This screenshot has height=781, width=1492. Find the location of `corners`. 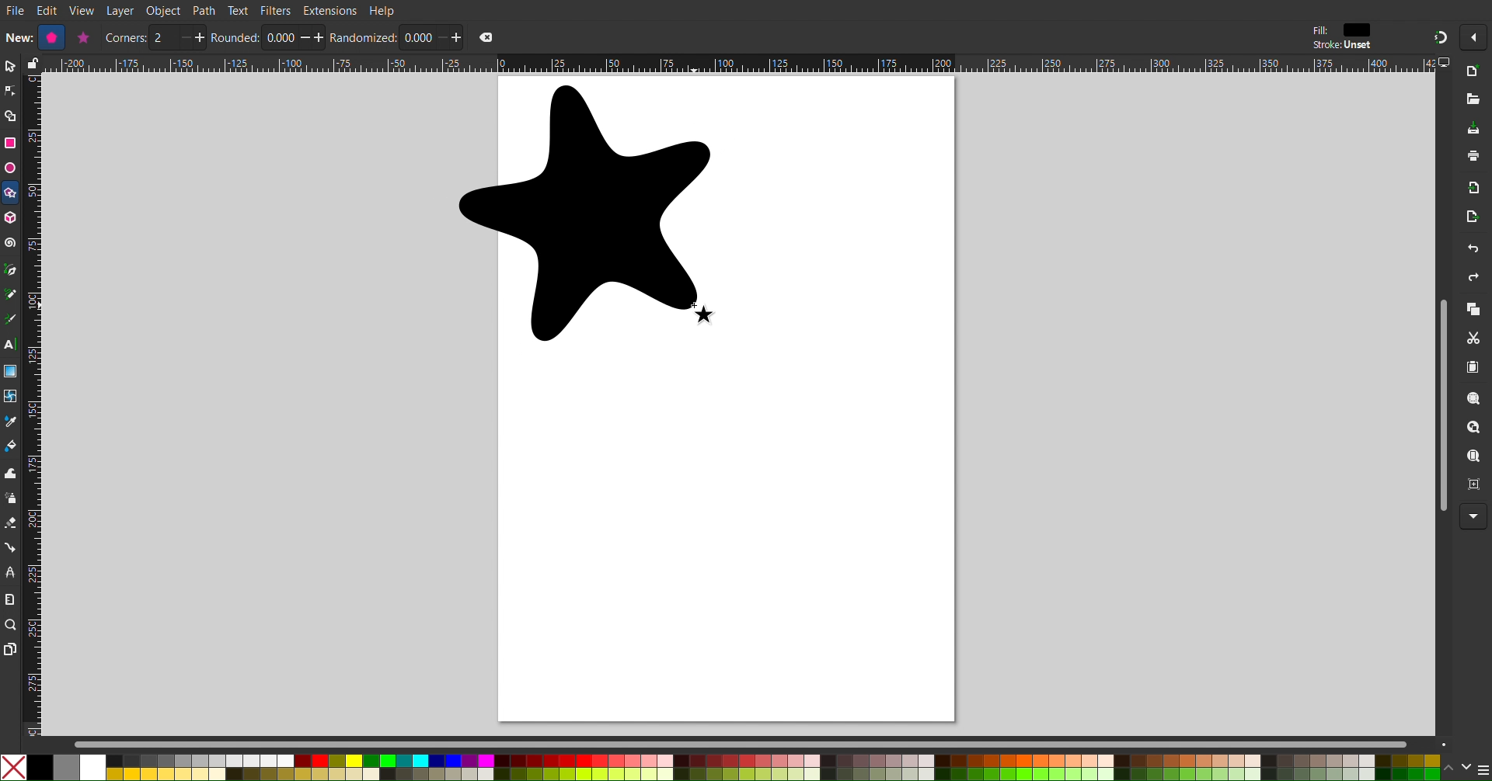

corners is located at coordinates (125, 38).